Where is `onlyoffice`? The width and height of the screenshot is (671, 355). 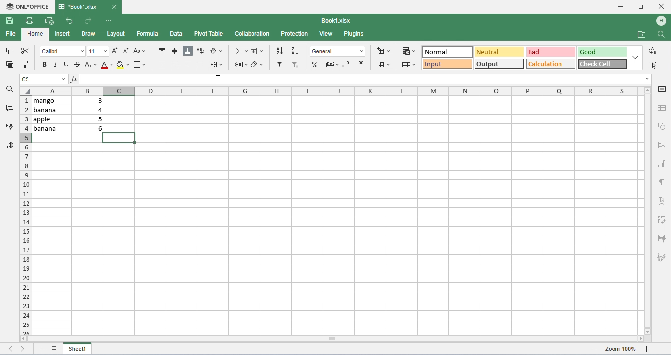
onlyoffice is located at coordinates (28, 7).